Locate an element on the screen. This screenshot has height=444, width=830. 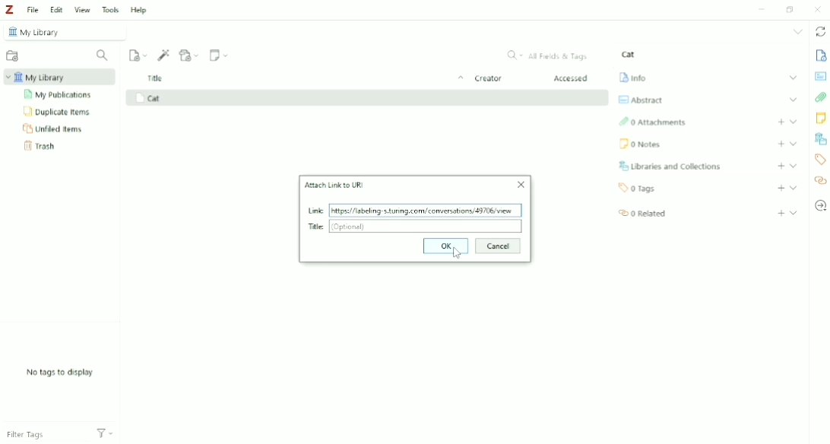
Link added is located at coordinates (313, 209).